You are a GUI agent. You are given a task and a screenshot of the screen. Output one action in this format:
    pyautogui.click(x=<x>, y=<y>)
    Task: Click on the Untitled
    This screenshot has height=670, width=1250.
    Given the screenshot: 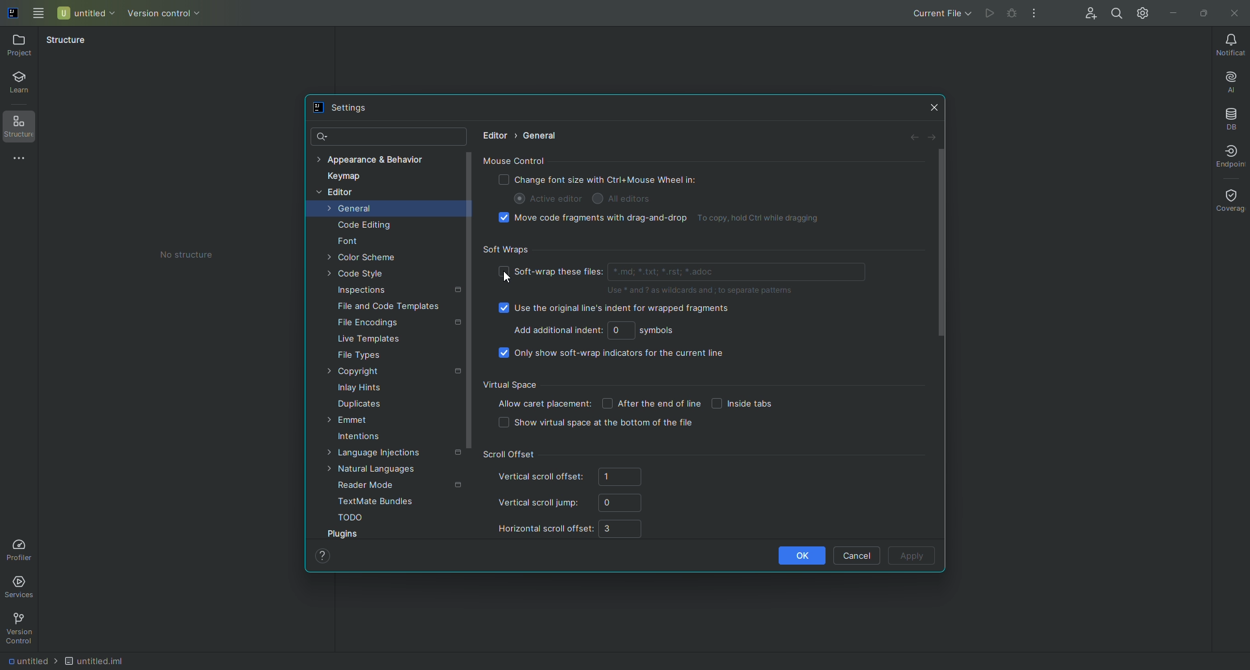 What is the action you would take?
    pyautogui.click(x=89, y=14)
    